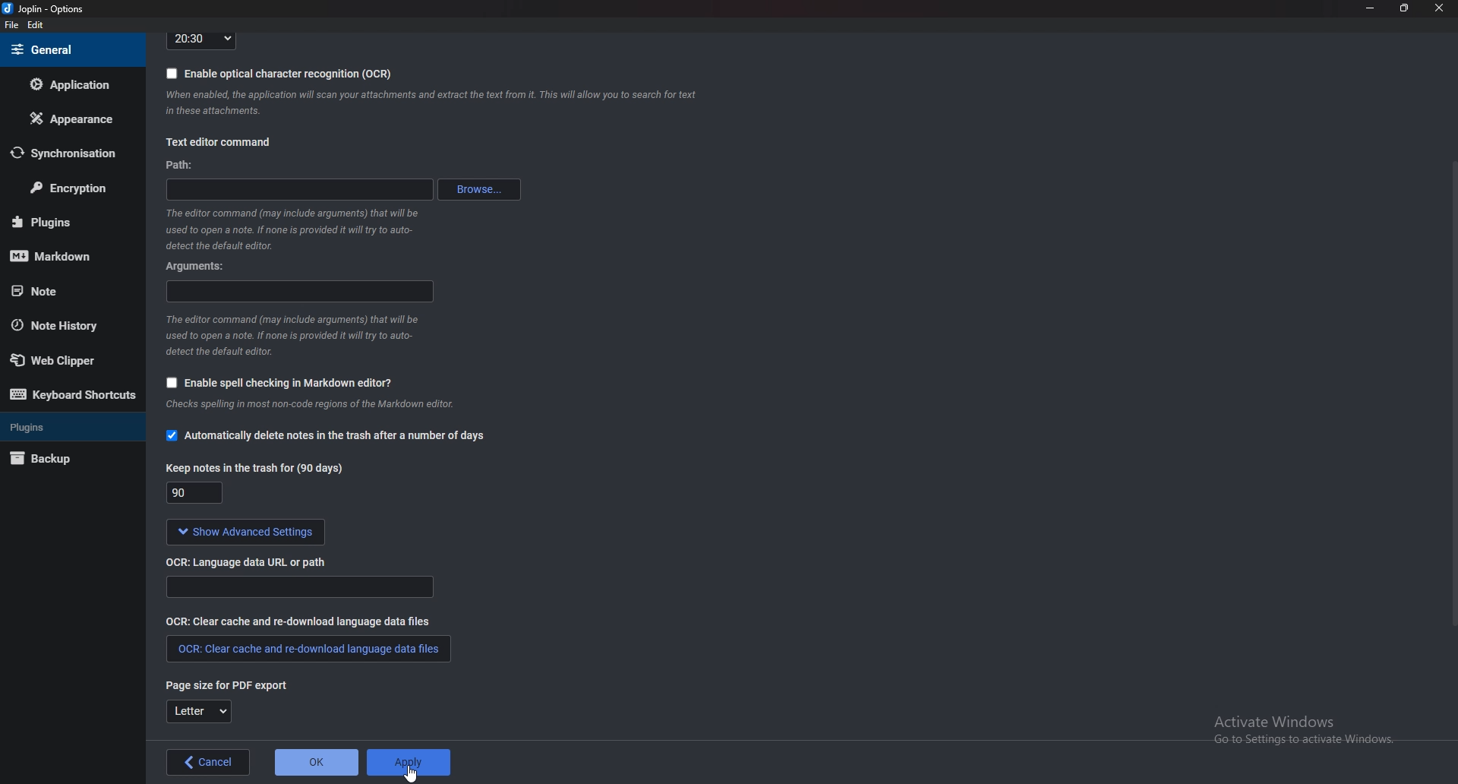  I want to click on Arguments, so click(201, 265).